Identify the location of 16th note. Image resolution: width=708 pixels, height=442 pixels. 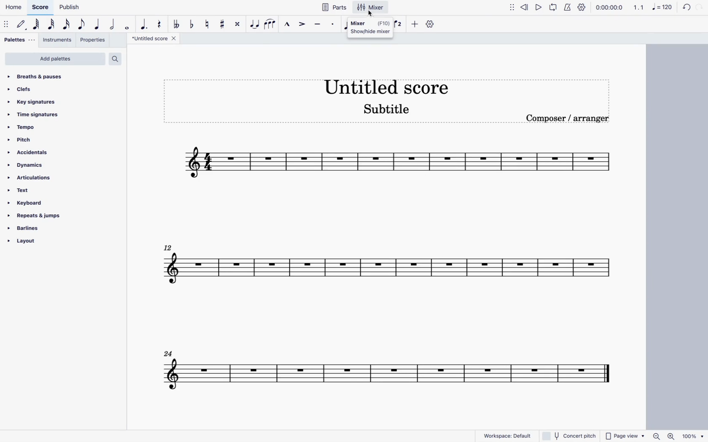
(67, 26).